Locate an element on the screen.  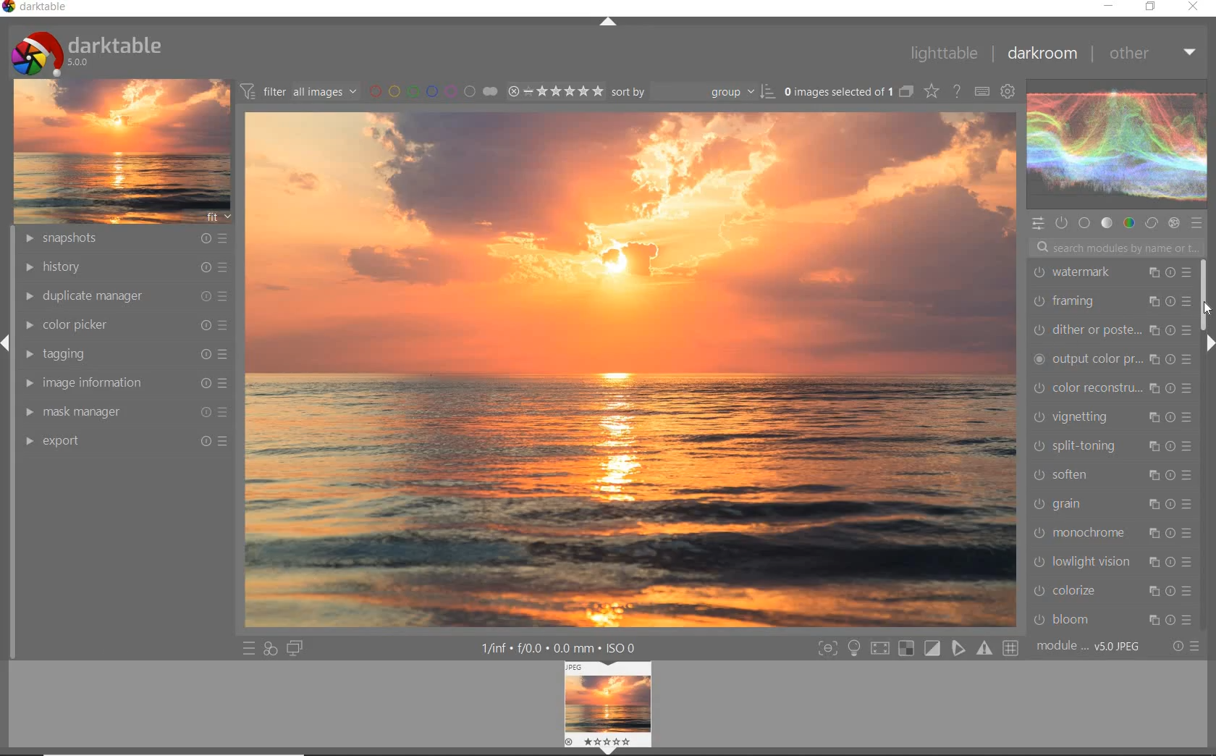
COLORIZE is located at coordinates (1112, 590).